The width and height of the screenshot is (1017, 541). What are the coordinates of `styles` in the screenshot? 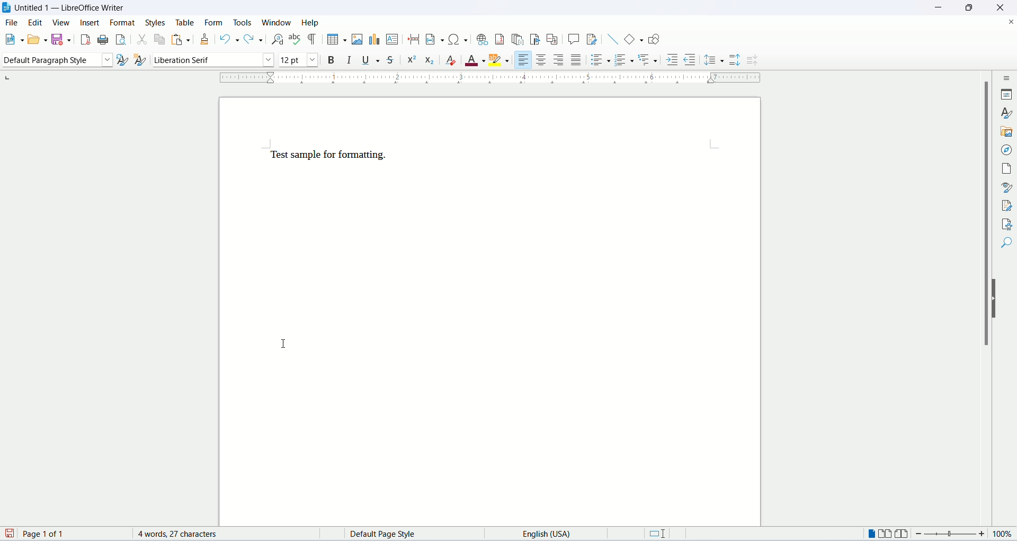 It's located at (157, 21).